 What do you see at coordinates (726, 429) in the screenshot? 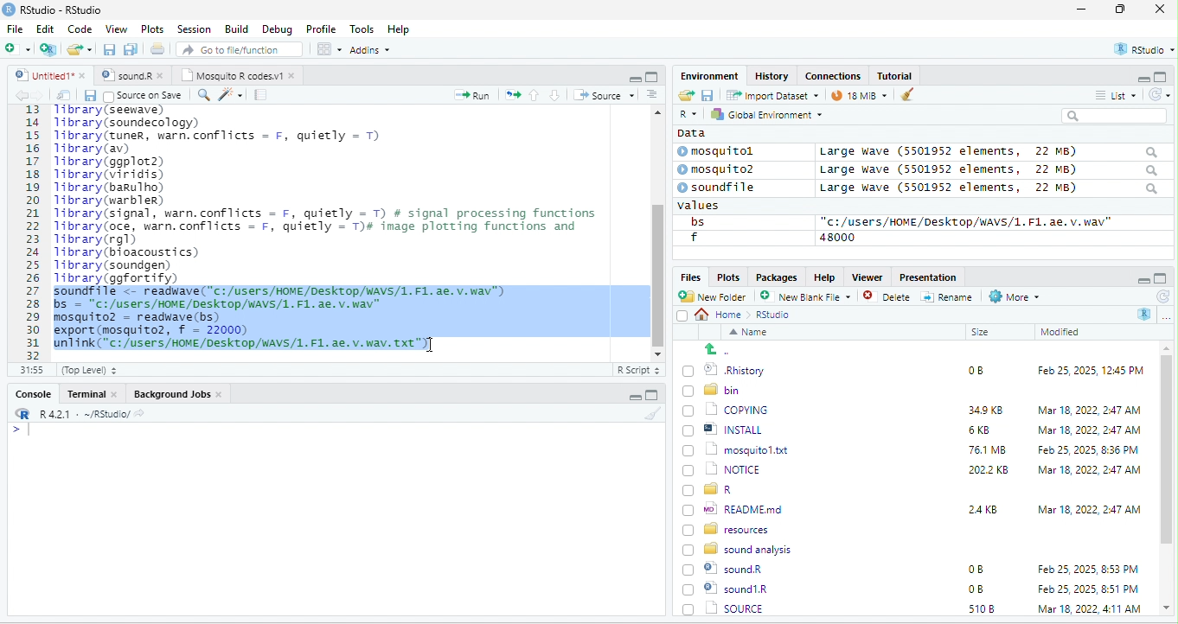
I see `| @] INSTALL` at bounding box center [726, 429].